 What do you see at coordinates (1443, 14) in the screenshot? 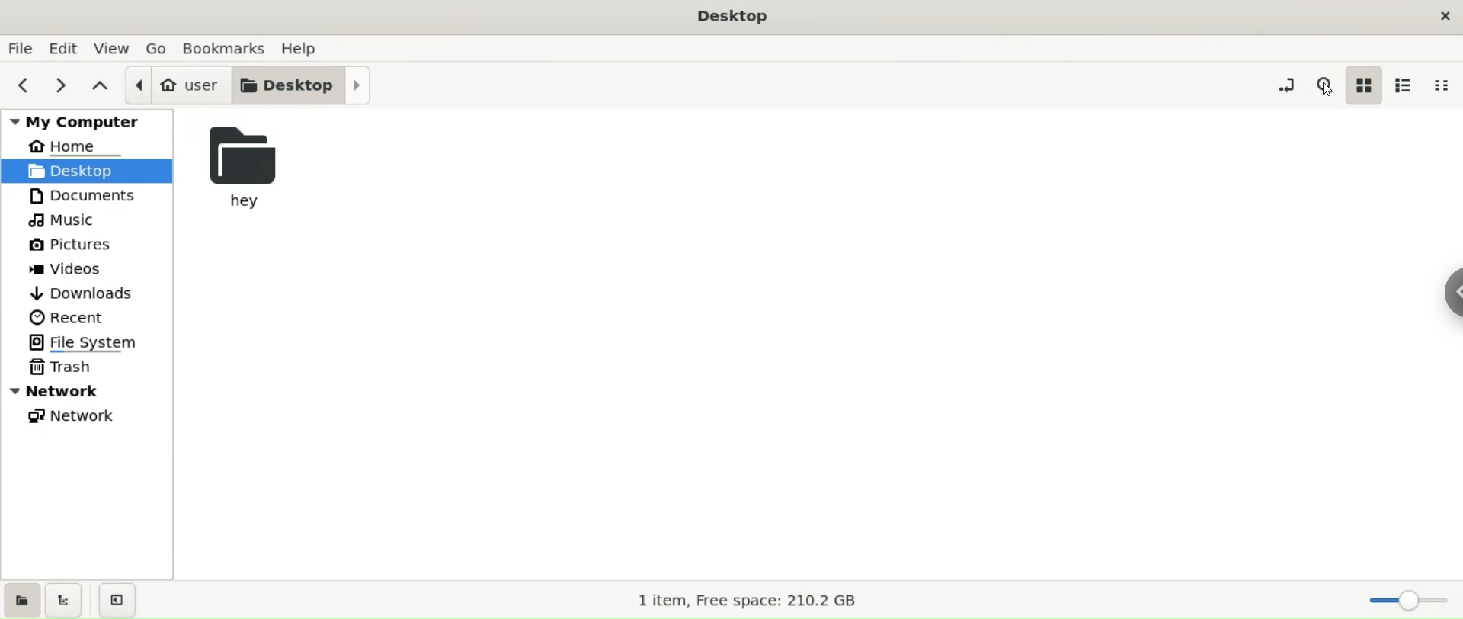
I see `close` at bounding box center [1443, 14].